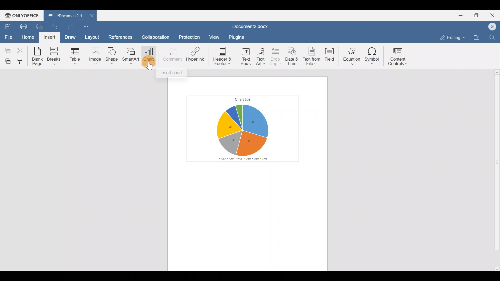  What do you see at coordinates (22, 27) in the screenshot?
I see `Print file` at bounding box center [22, 27].